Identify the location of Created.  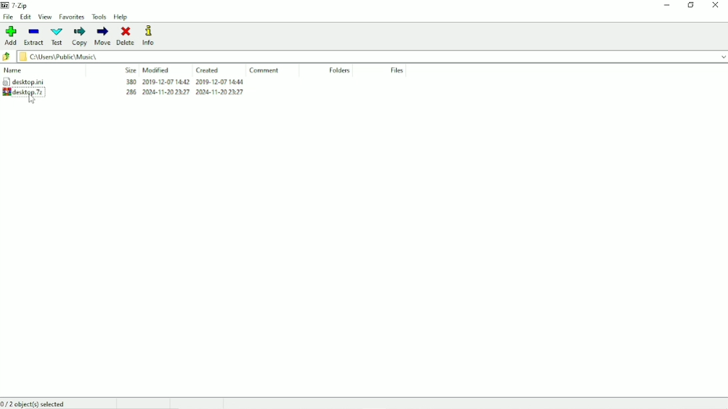
(208, 71).